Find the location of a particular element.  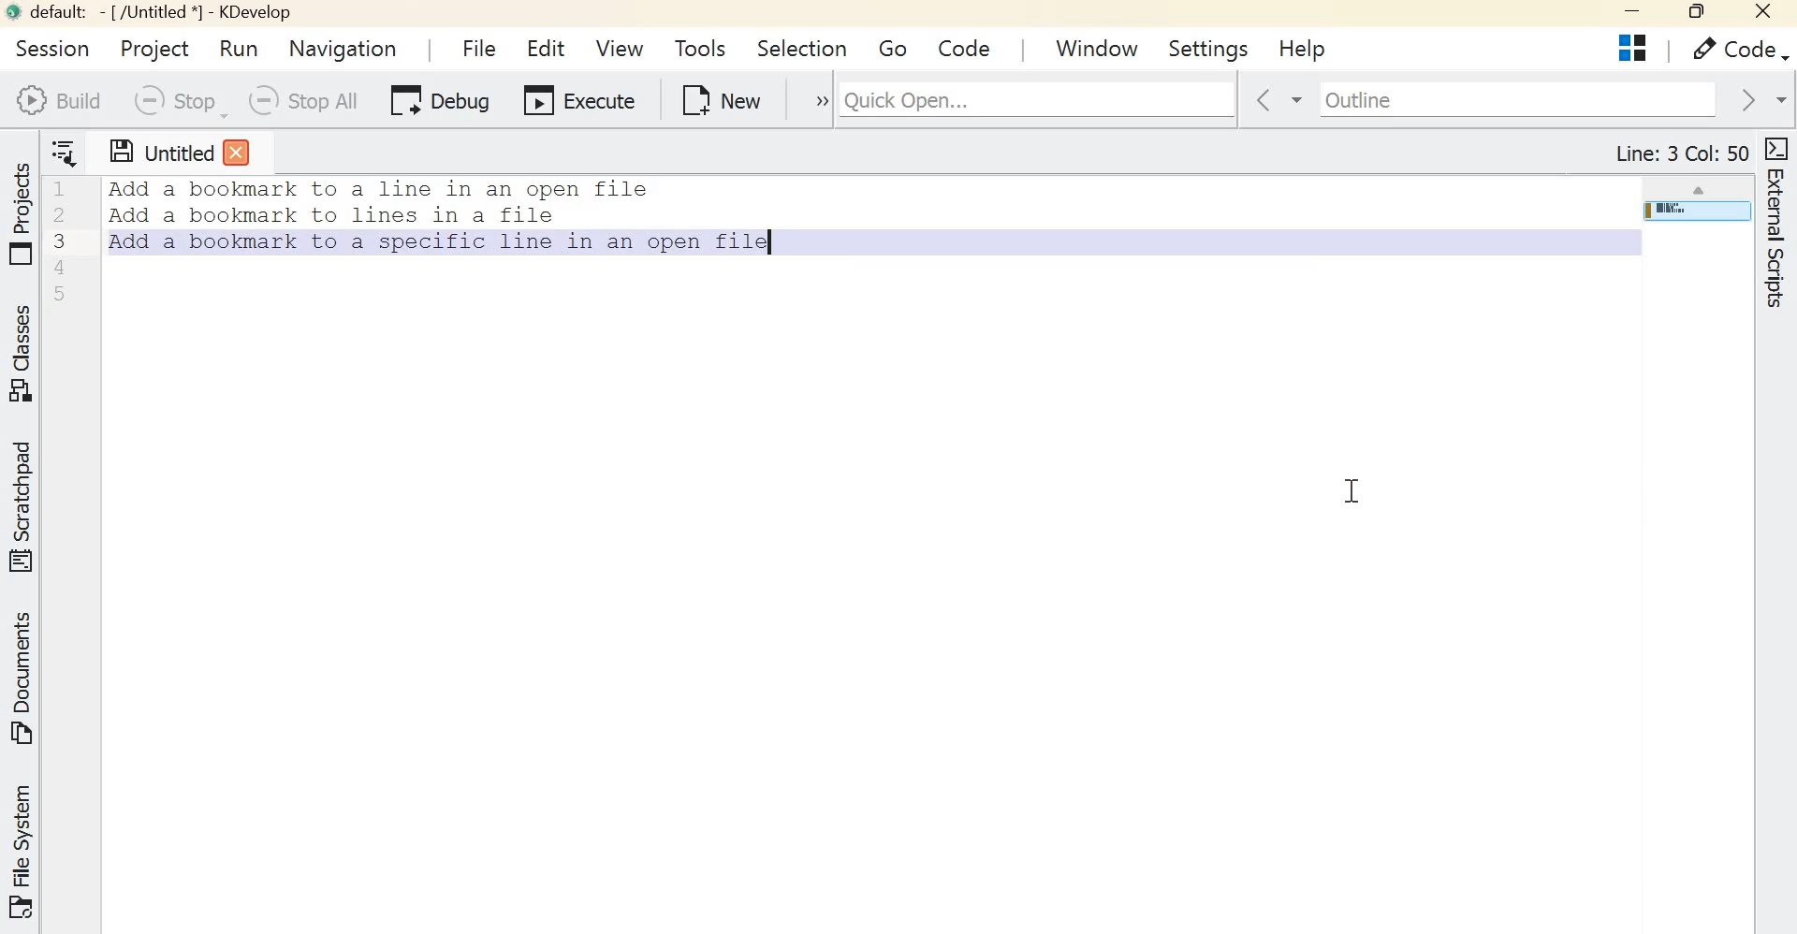

Run is located at coordinates (243, 48).